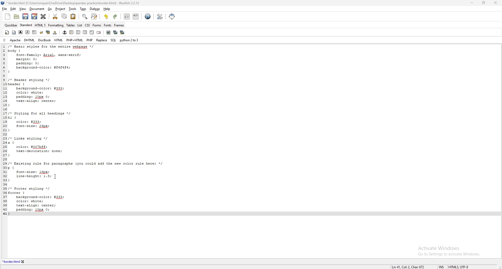  Describe the element at coordinates (93, 131) in the screenshot. I see `code to change text color of all paragraphs` at that location.